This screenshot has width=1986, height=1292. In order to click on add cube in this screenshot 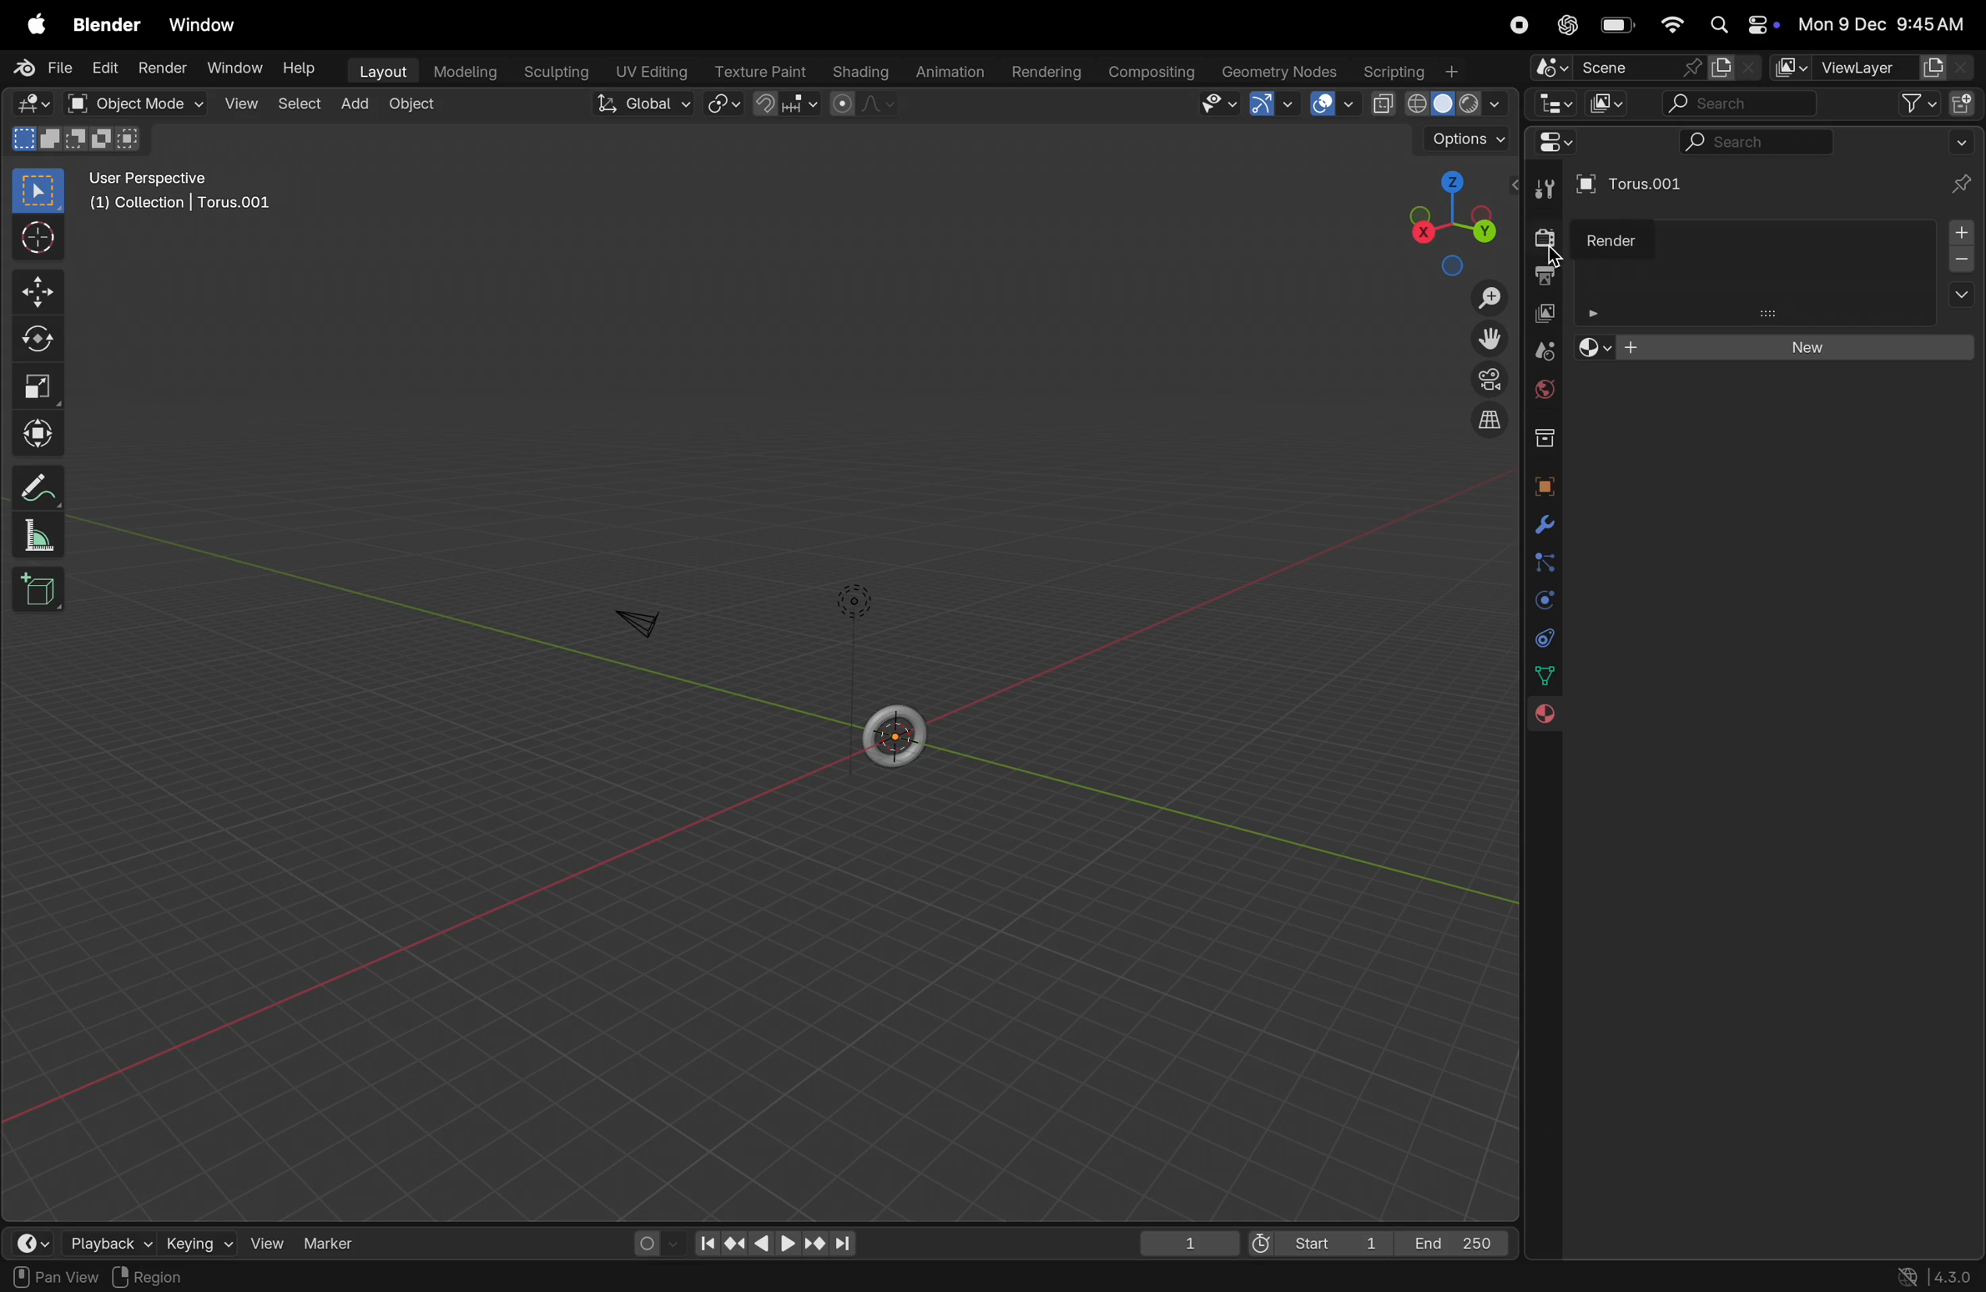, I will do `click(45, 593)`.